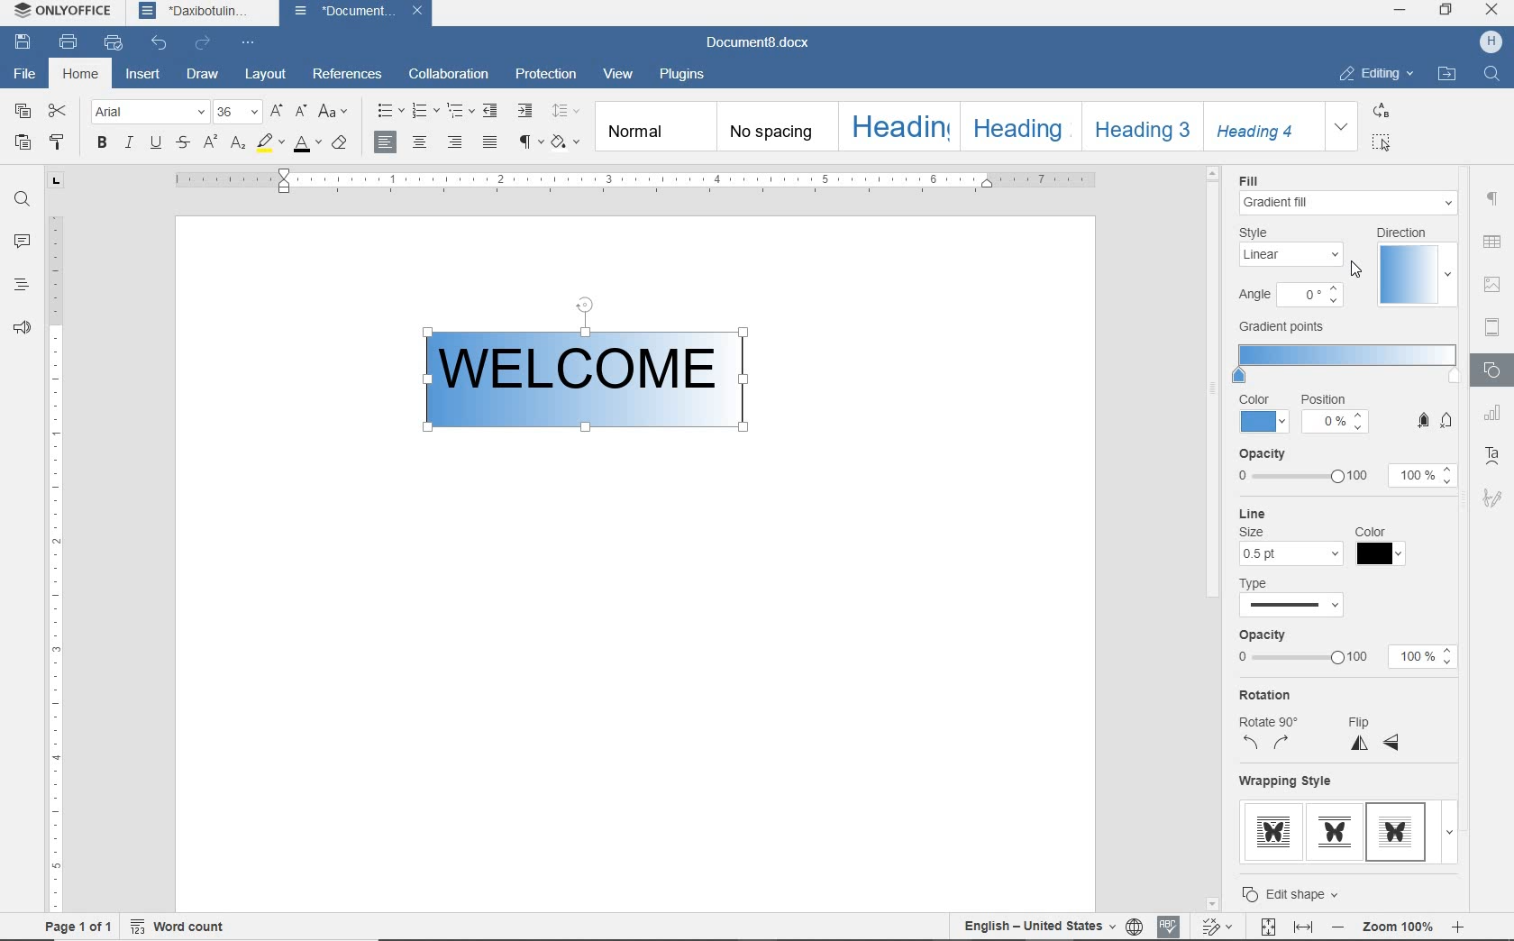 This screenshot has height=941, width=1514. I want to click on BOLD, so click(102, 142).